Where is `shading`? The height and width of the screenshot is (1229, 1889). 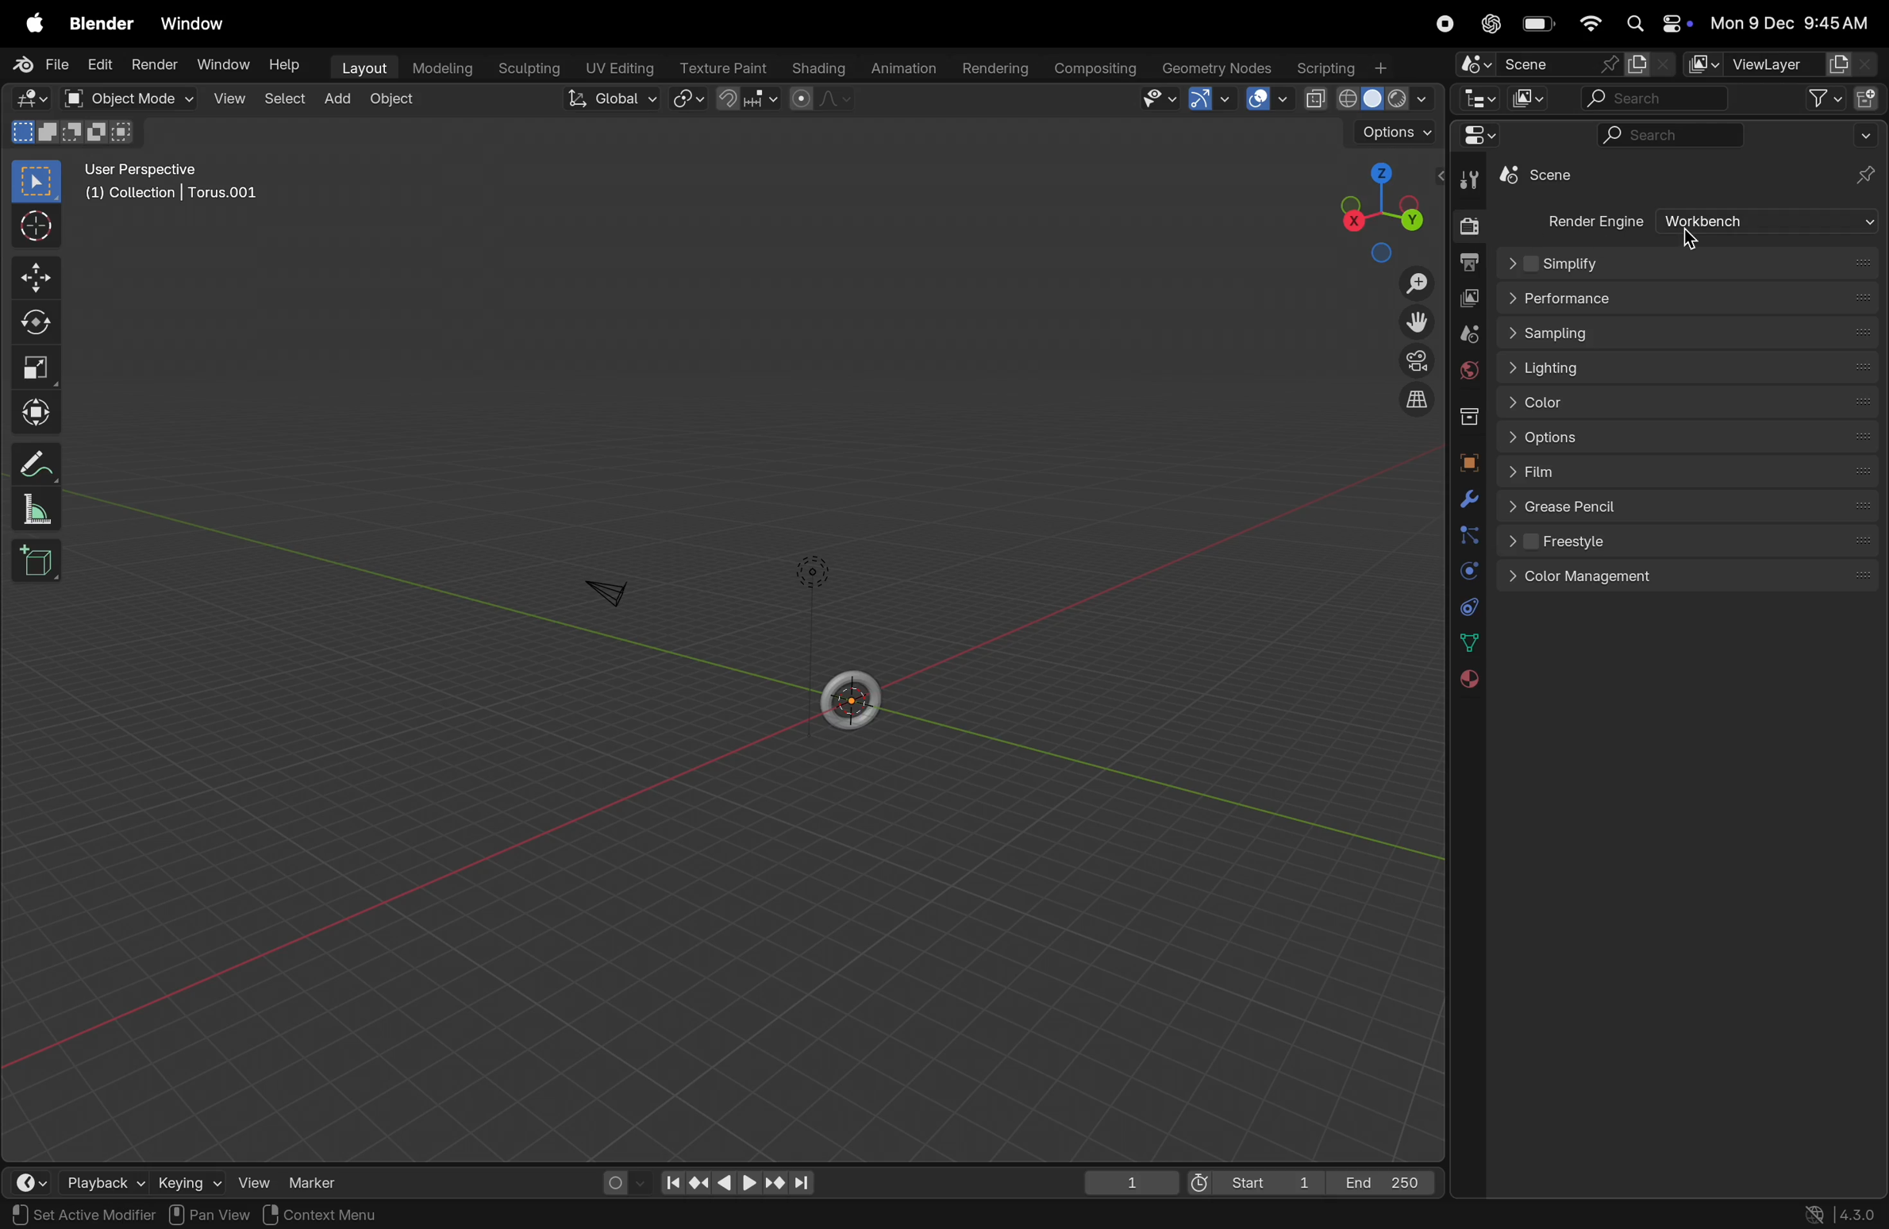
shading is located at coordinates (1365, 99).